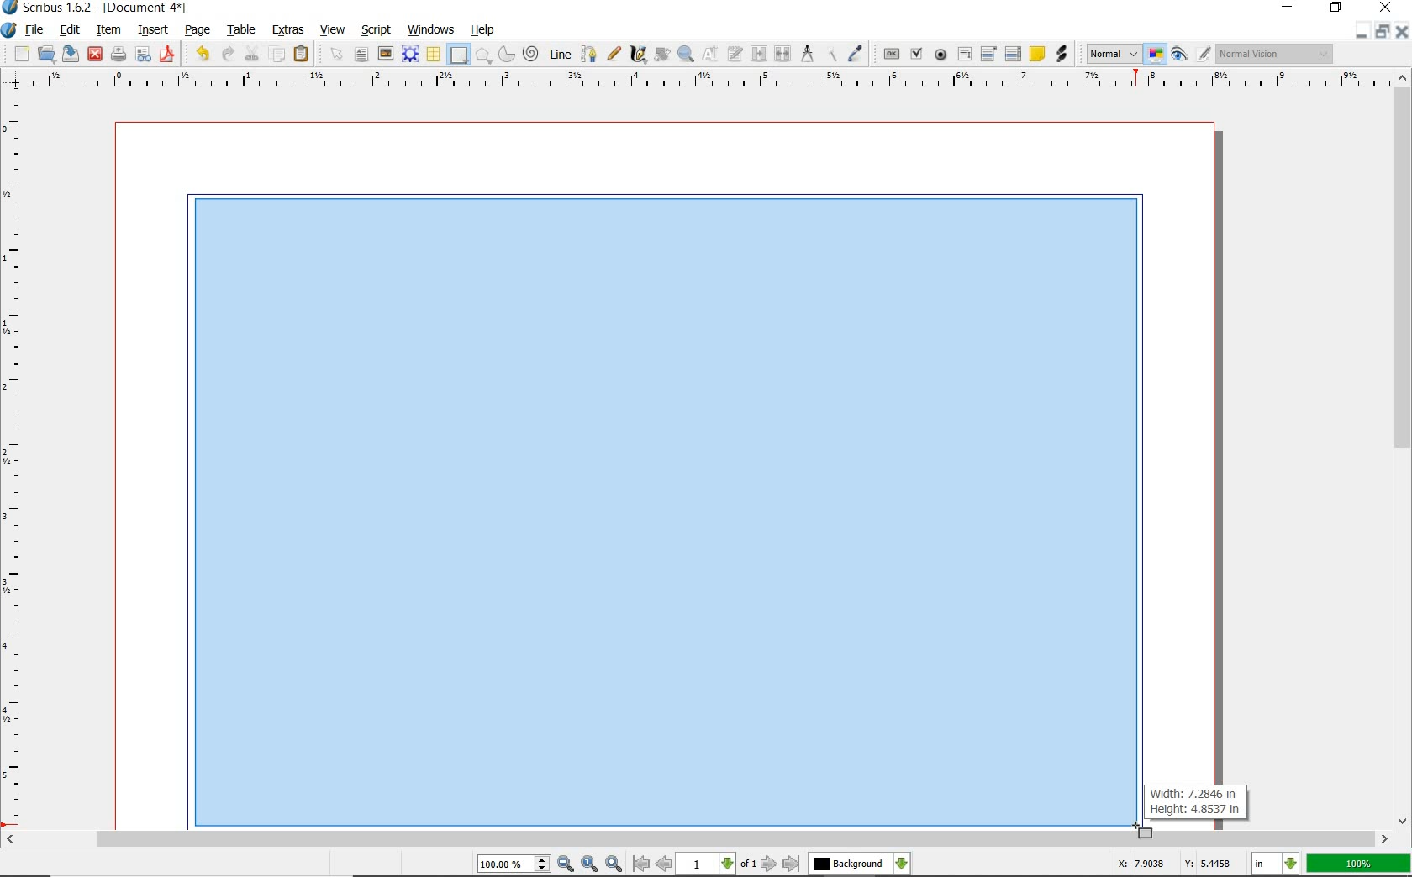  Describe the element at coordinates (734, 55) in the screenshot. I see `edit text with story editor` at that location.